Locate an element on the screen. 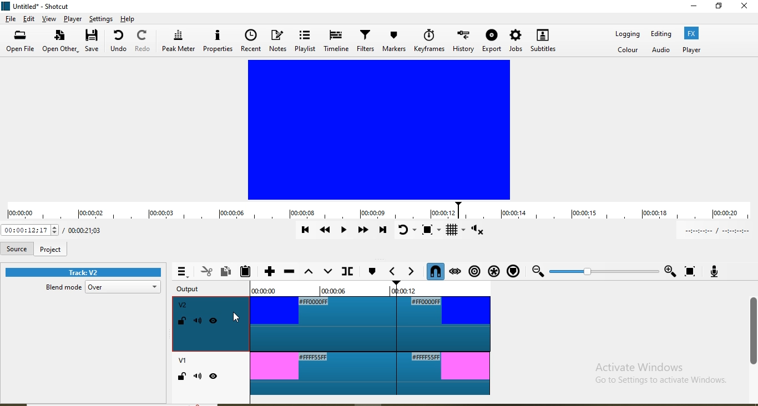  Time markers is located at coordinates (371, 290).